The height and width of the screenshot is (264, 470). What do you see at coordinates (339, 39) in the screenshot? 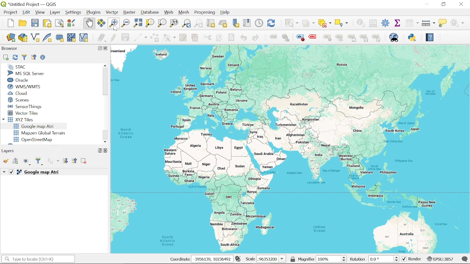
I see `Show/hide label and diagrams` at bounding box center [339, 39].